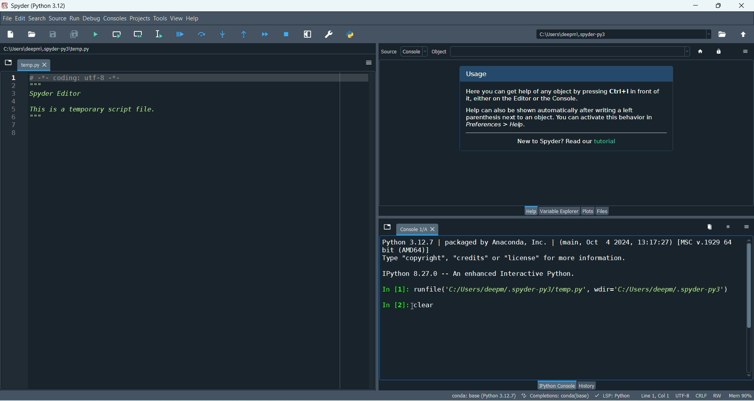 The width and height of the screenshot is (754, 401). What do you see at coordinates (139, 19) in the screenshot?
I see `projects` at bounding box center [139, 19].